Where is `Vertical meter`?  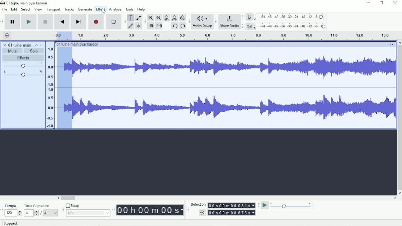
Vertical meter is located at coordinates (49, 87).